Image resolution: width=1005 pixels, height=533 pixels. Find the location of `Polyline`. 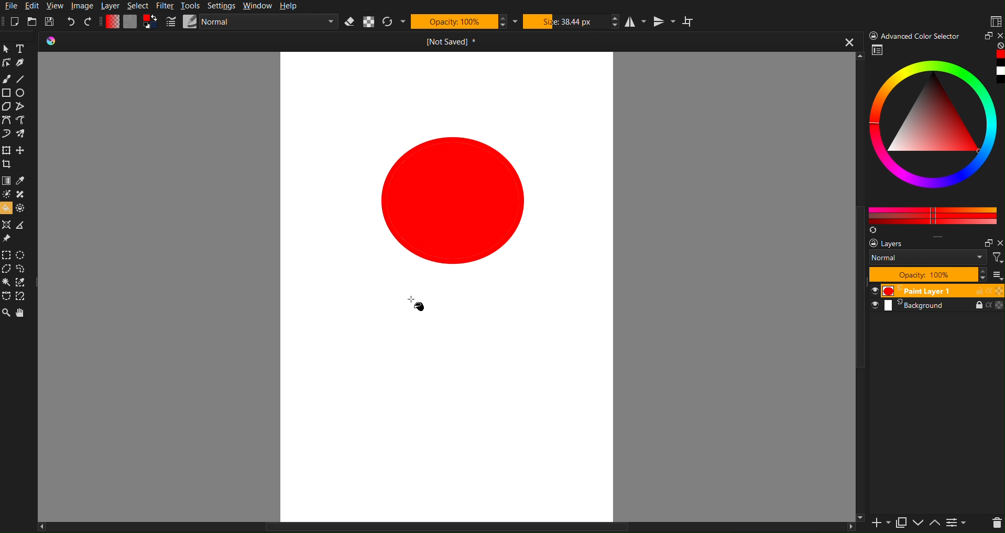

Polyline is located at coordinates (22, 107).